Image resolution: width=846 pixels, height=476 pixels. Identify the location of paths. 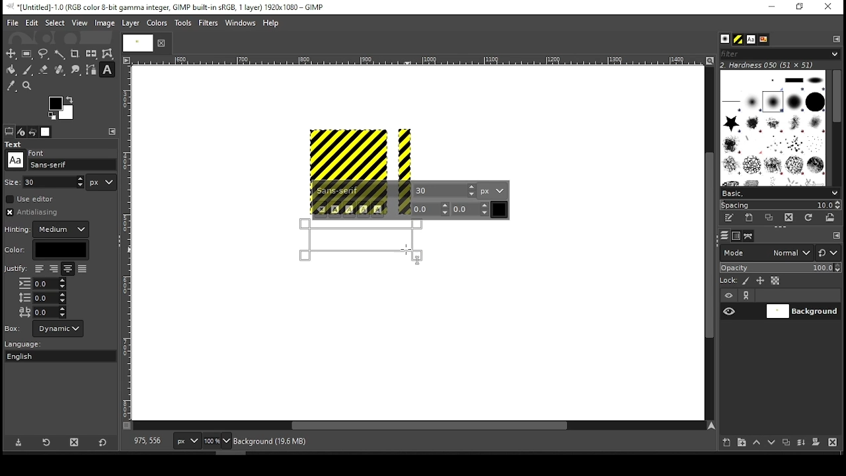
(750, 235).